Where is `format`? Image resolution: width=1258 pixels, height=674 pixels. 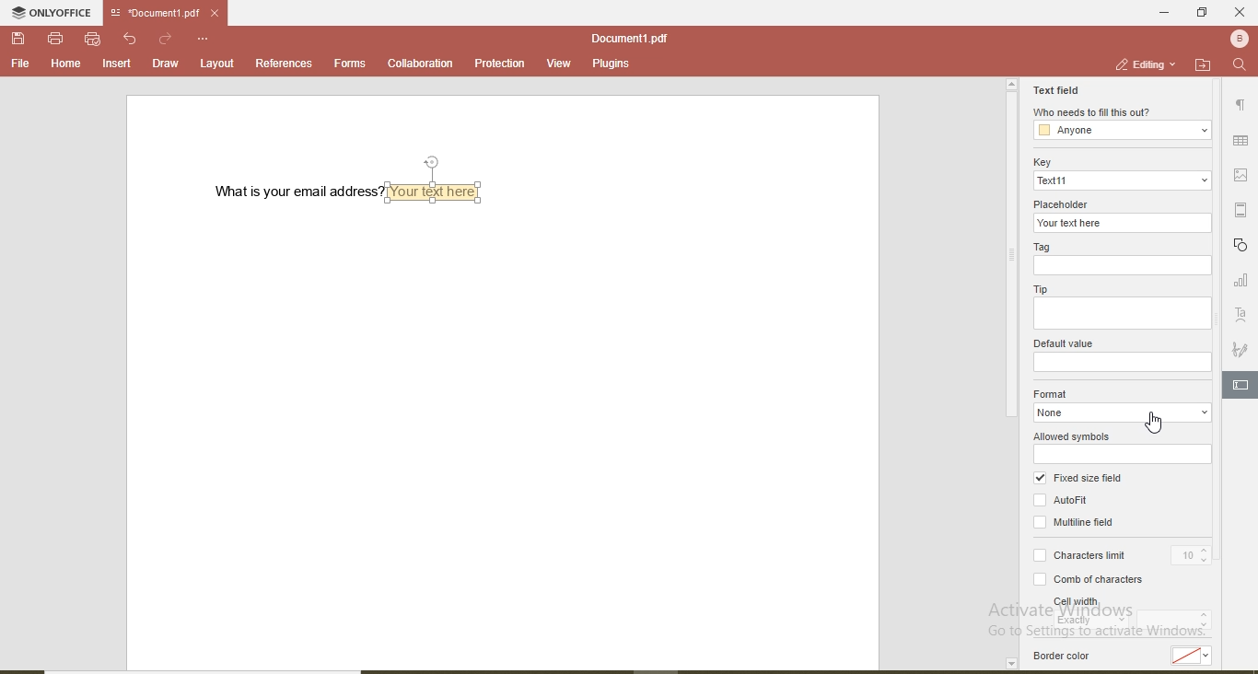
format is located at coordinates (1053, 392).